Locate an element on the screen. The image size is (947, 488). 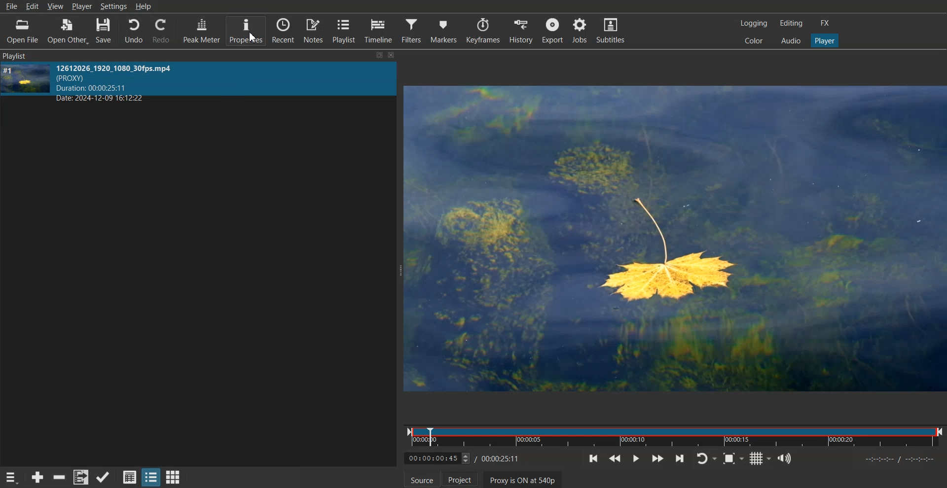
close is located at coordinates (393, 55).